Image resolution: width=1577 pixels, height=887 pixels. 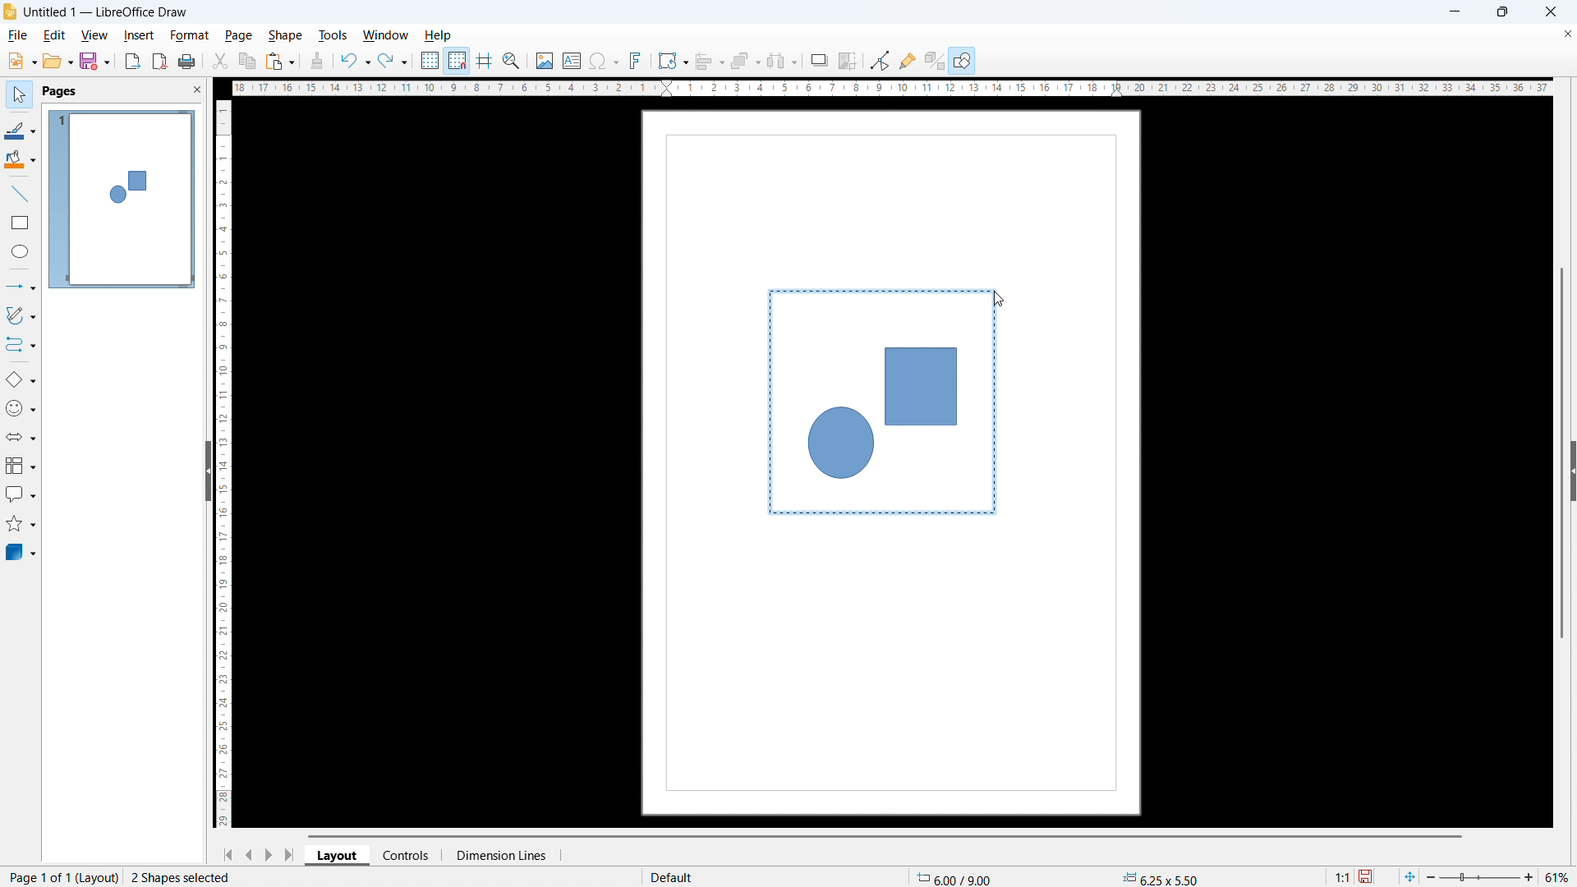 What do you see at coordinates (881, 62) in the screenshot?
I see `` at bounding box center [881, 62].